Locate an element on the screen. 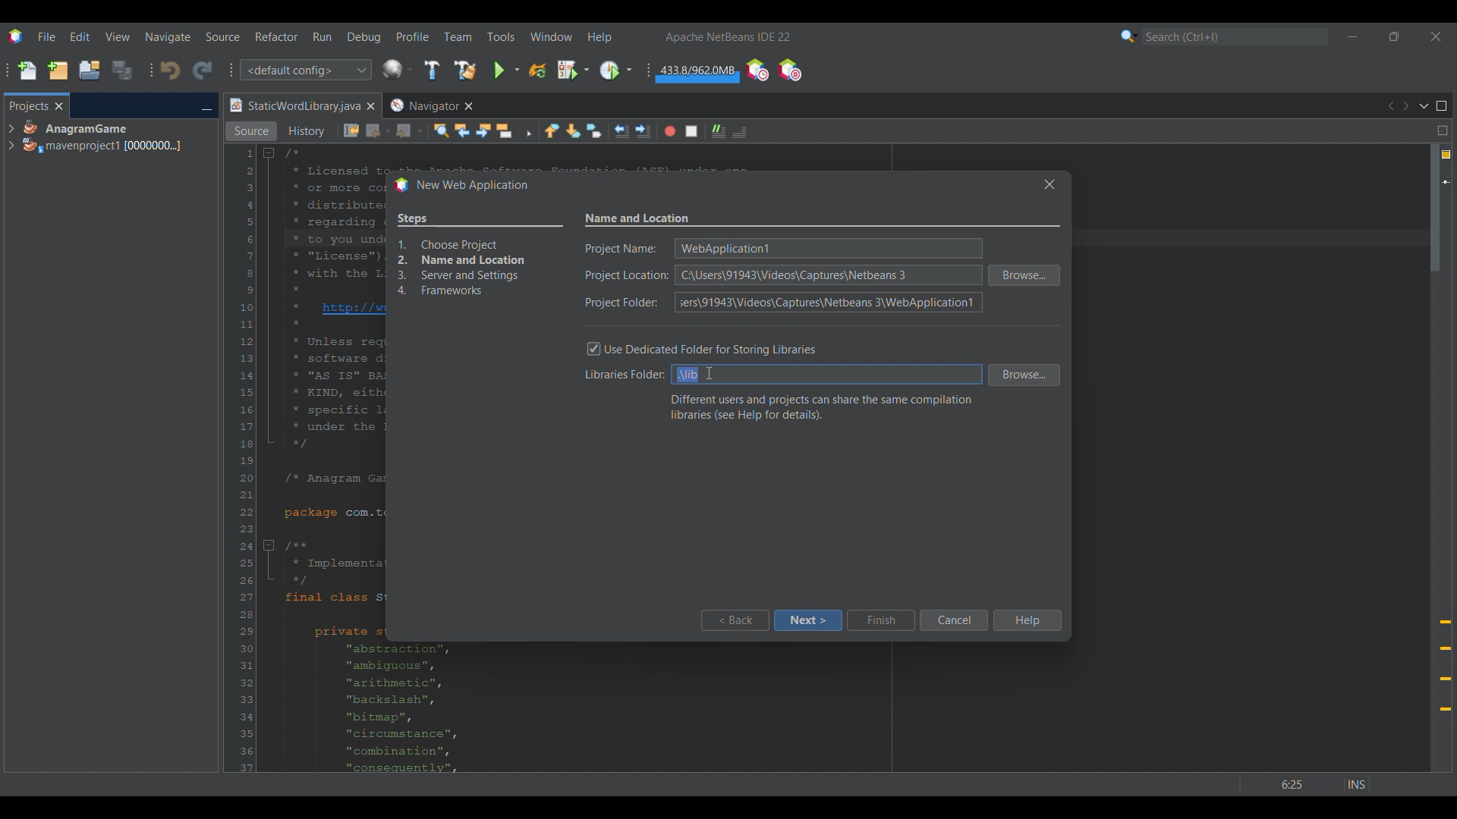 The width and height of the screenshot is (1457, 819). Indicates text box for each mentioned detail is located at coordinates (626, 276).